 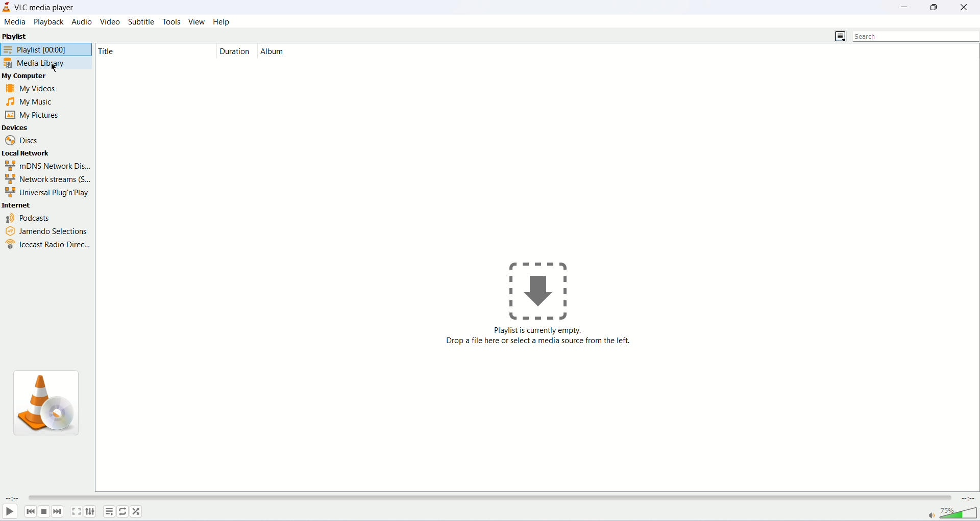 I want to click on extended settings, so click(x=91, y=512).